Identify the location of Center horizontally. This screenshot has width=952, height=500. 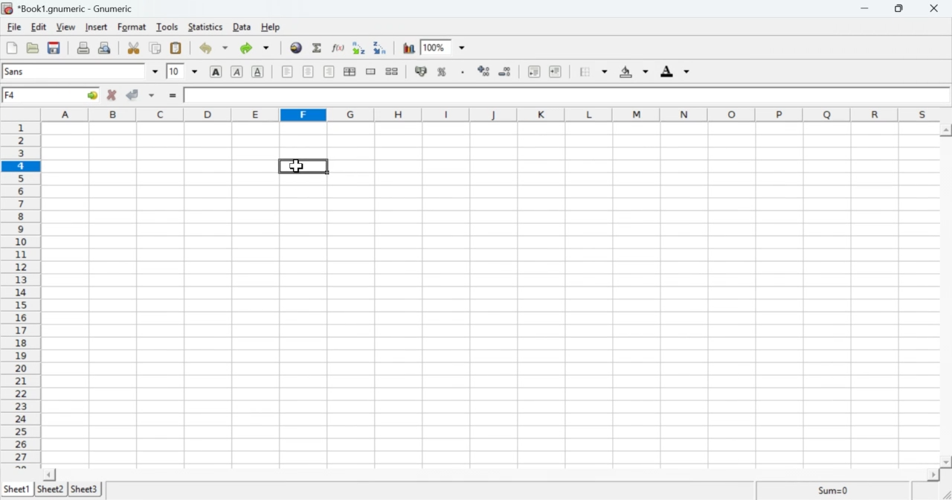
(309, 71).